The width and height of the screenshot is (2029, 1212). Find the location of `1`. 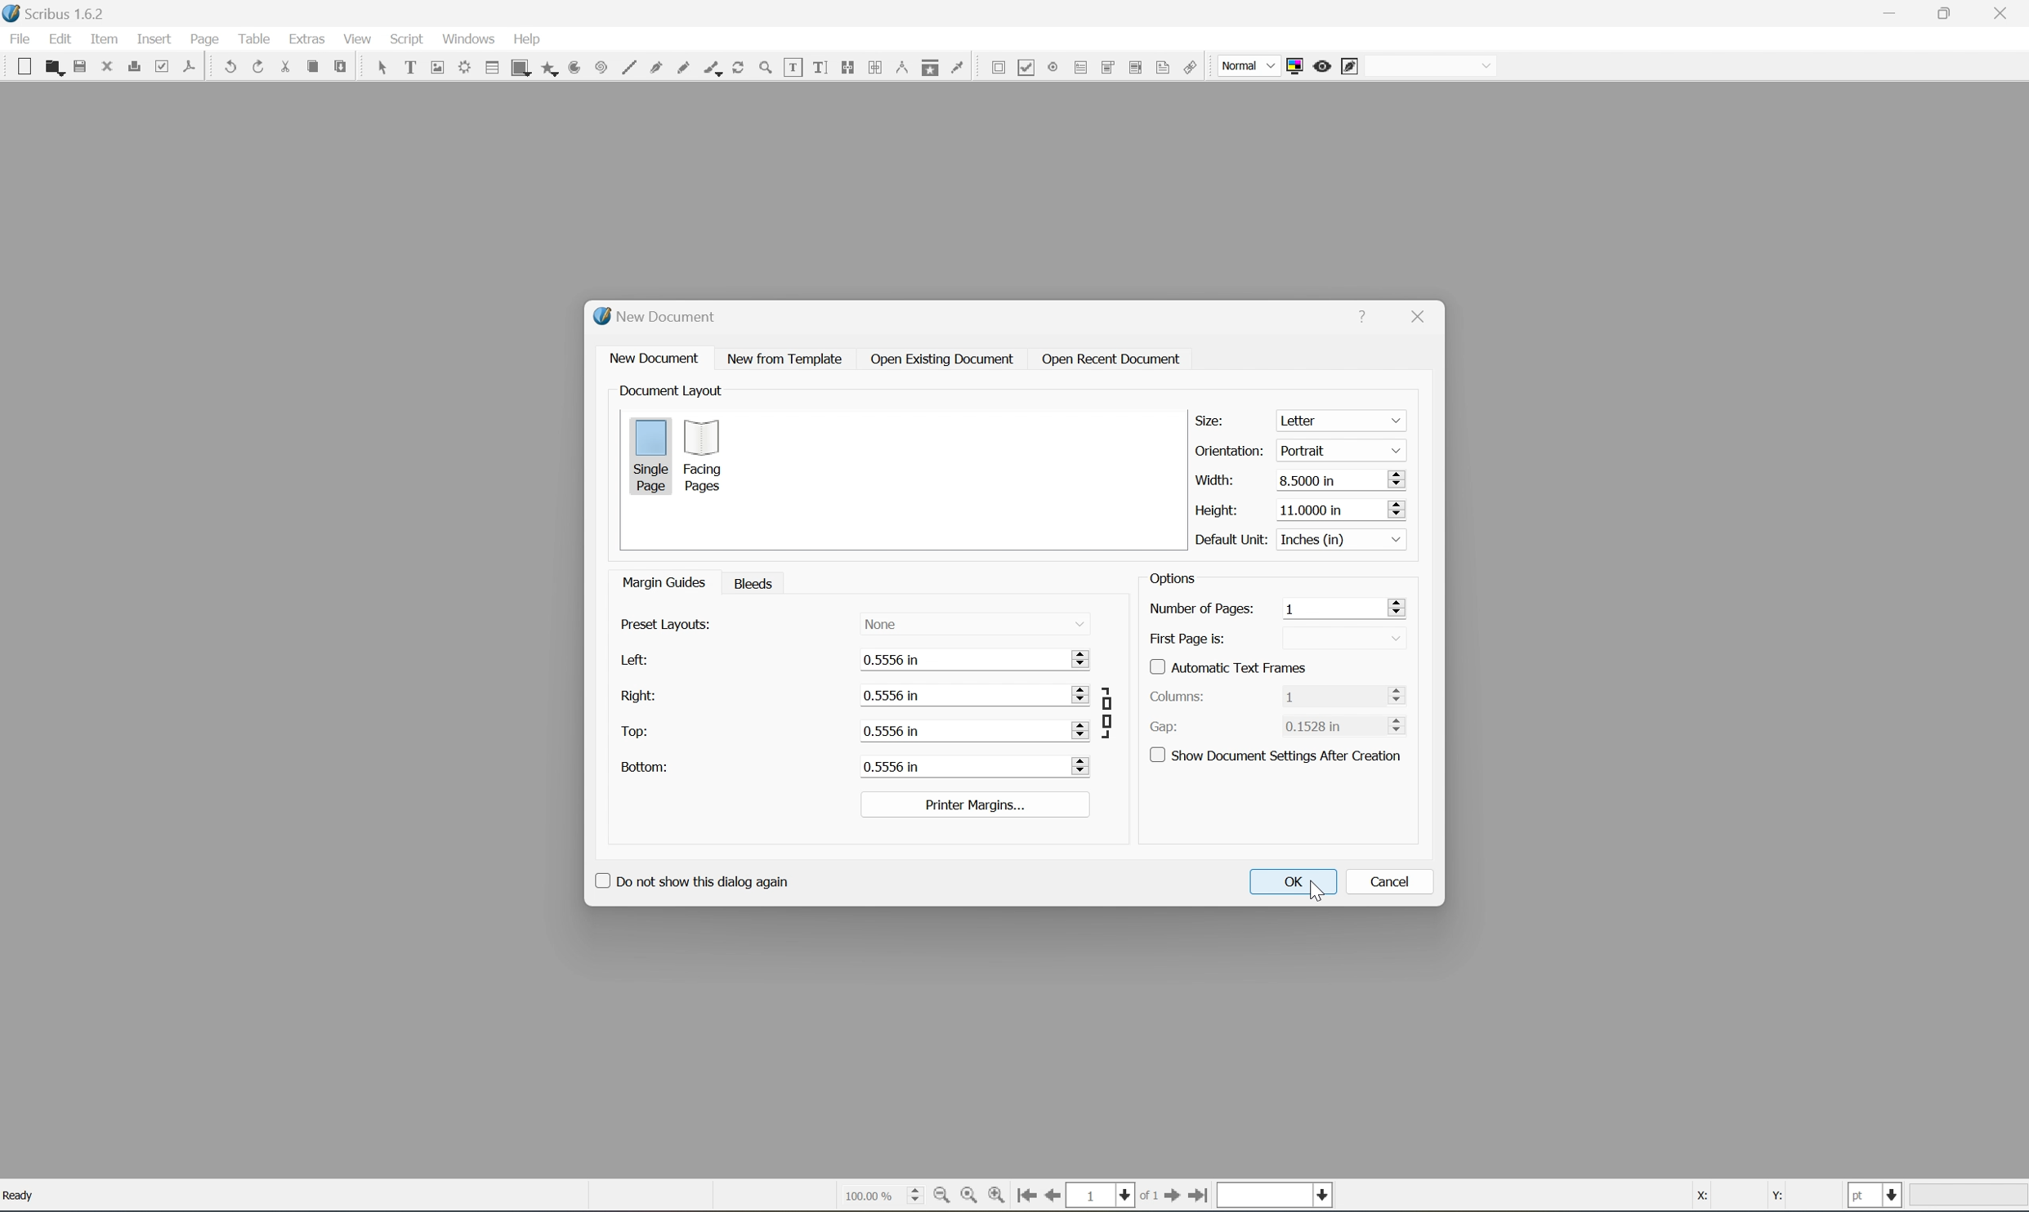

1 is located at coordinates (1343, 695).